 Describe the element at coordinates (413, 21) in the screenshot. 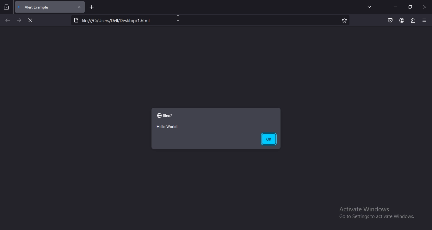

I see `extensions` at that location.